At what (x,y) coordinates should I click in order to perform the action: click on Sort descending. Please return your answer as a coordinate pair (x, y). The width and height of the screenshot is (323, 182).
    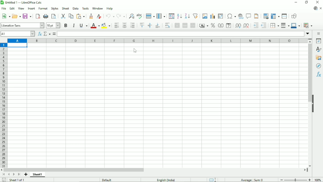
    Looking at the image, I should click on (187, 16).